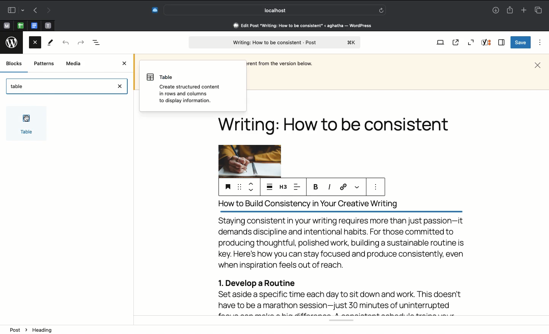 The height and width of the screenshot is (334, 549). What do you see at coordinates (342, 256) in the screenshot?
I see `Body` at bounding box center [342, 256].